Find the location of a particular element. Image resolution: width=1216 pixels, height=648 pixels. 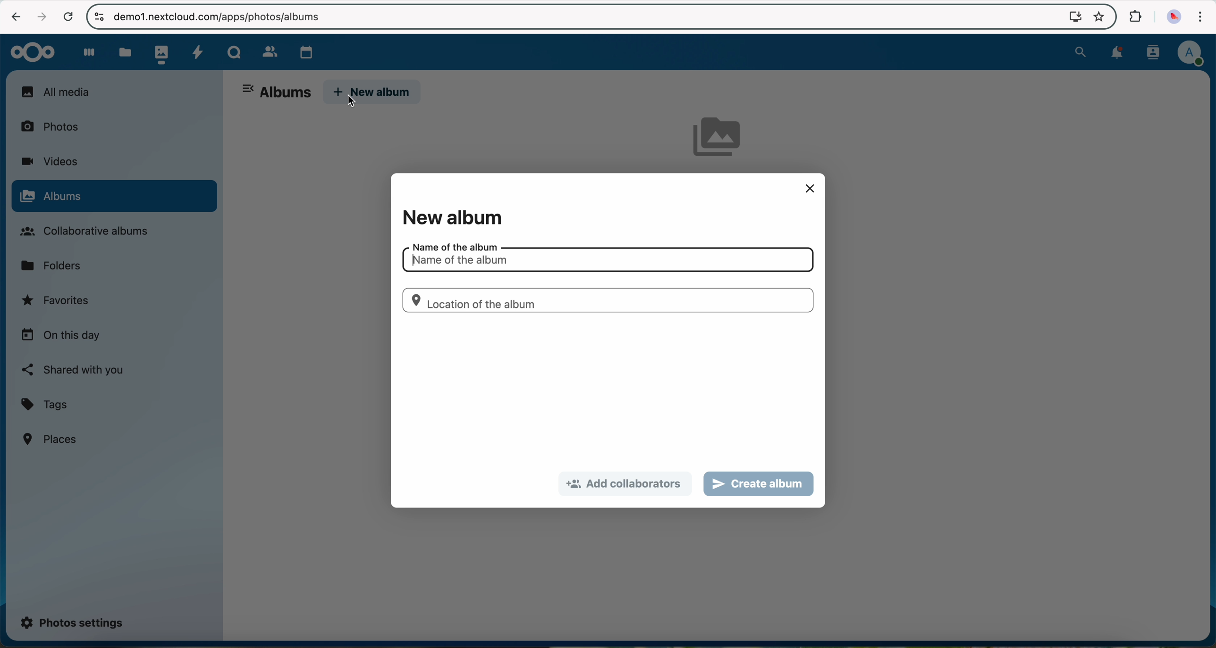

navigate back is located at coordinates (12, 16).